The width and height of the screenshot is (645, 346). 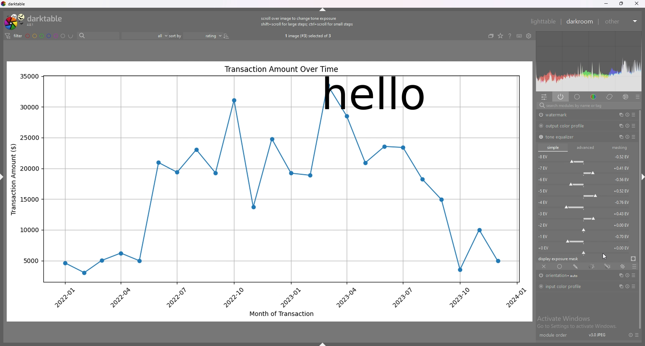 I want to click on sort order, so click(x=203, y=36).